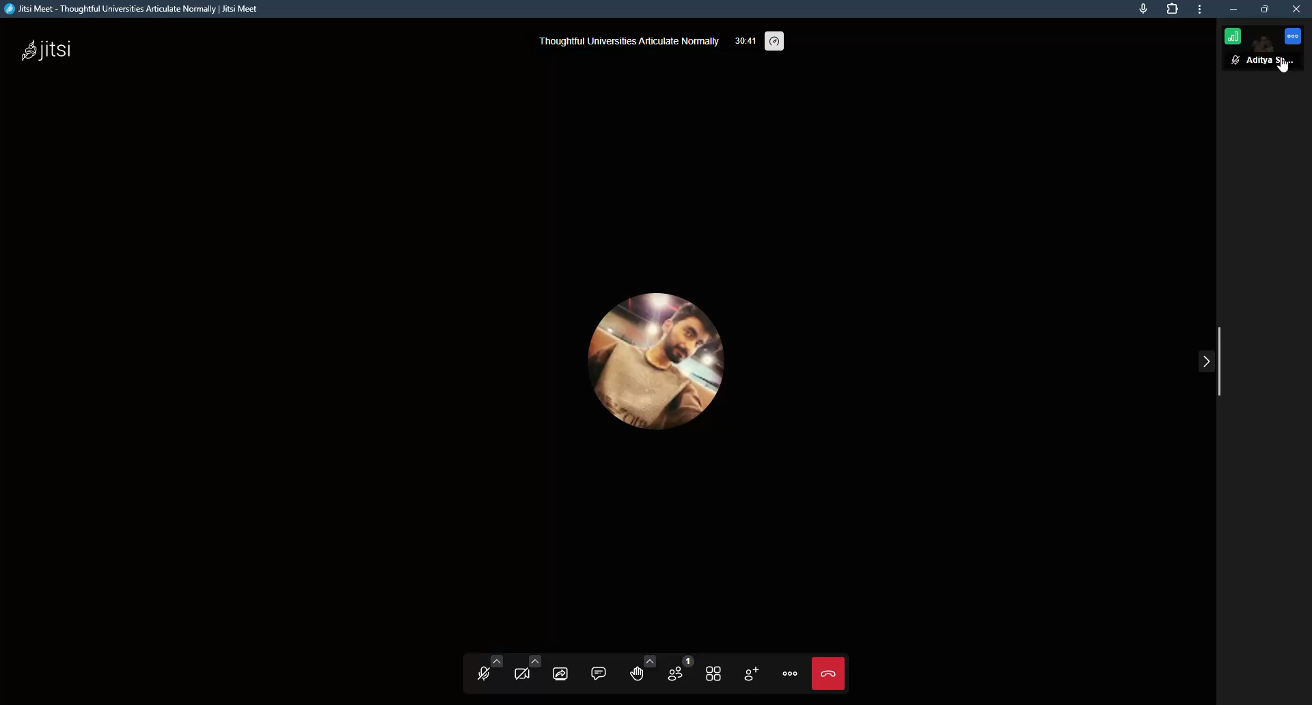 This screenshot has height=705, width=1312. What do you see at coordinates (63, 52) in the screenshot?
I see `jitsi` at bounding box center [63, 52].